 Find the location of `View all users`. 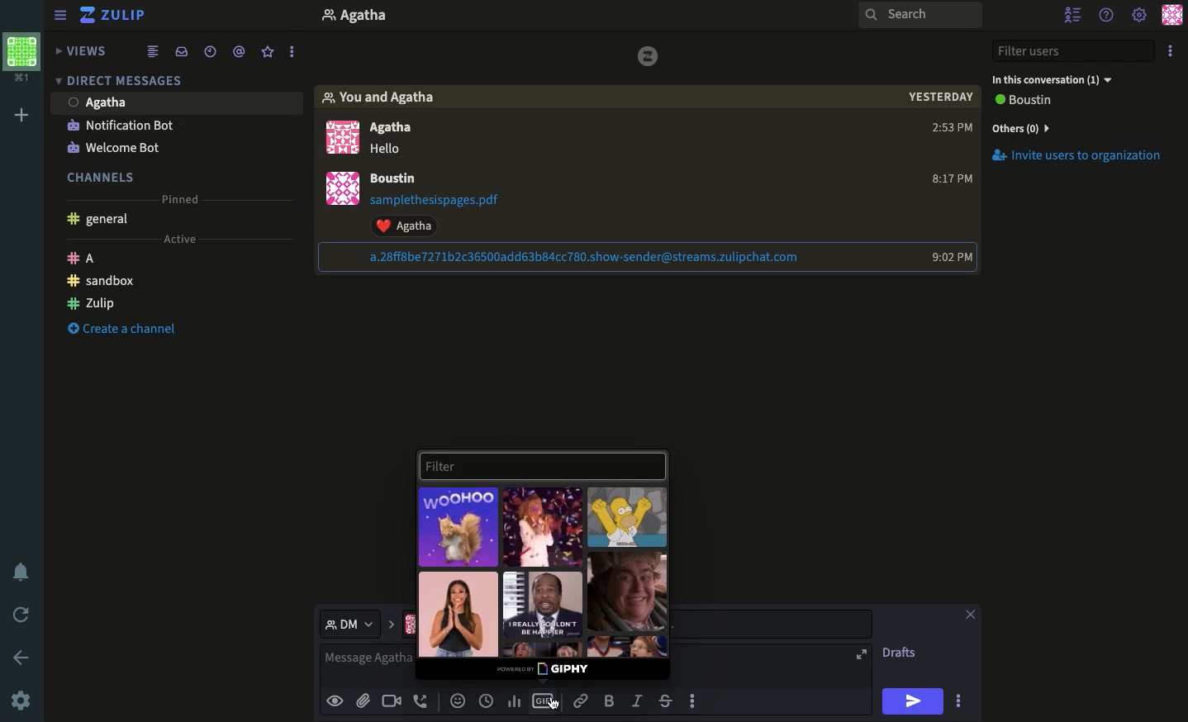

View all users is located at coordinates (1036, 102).